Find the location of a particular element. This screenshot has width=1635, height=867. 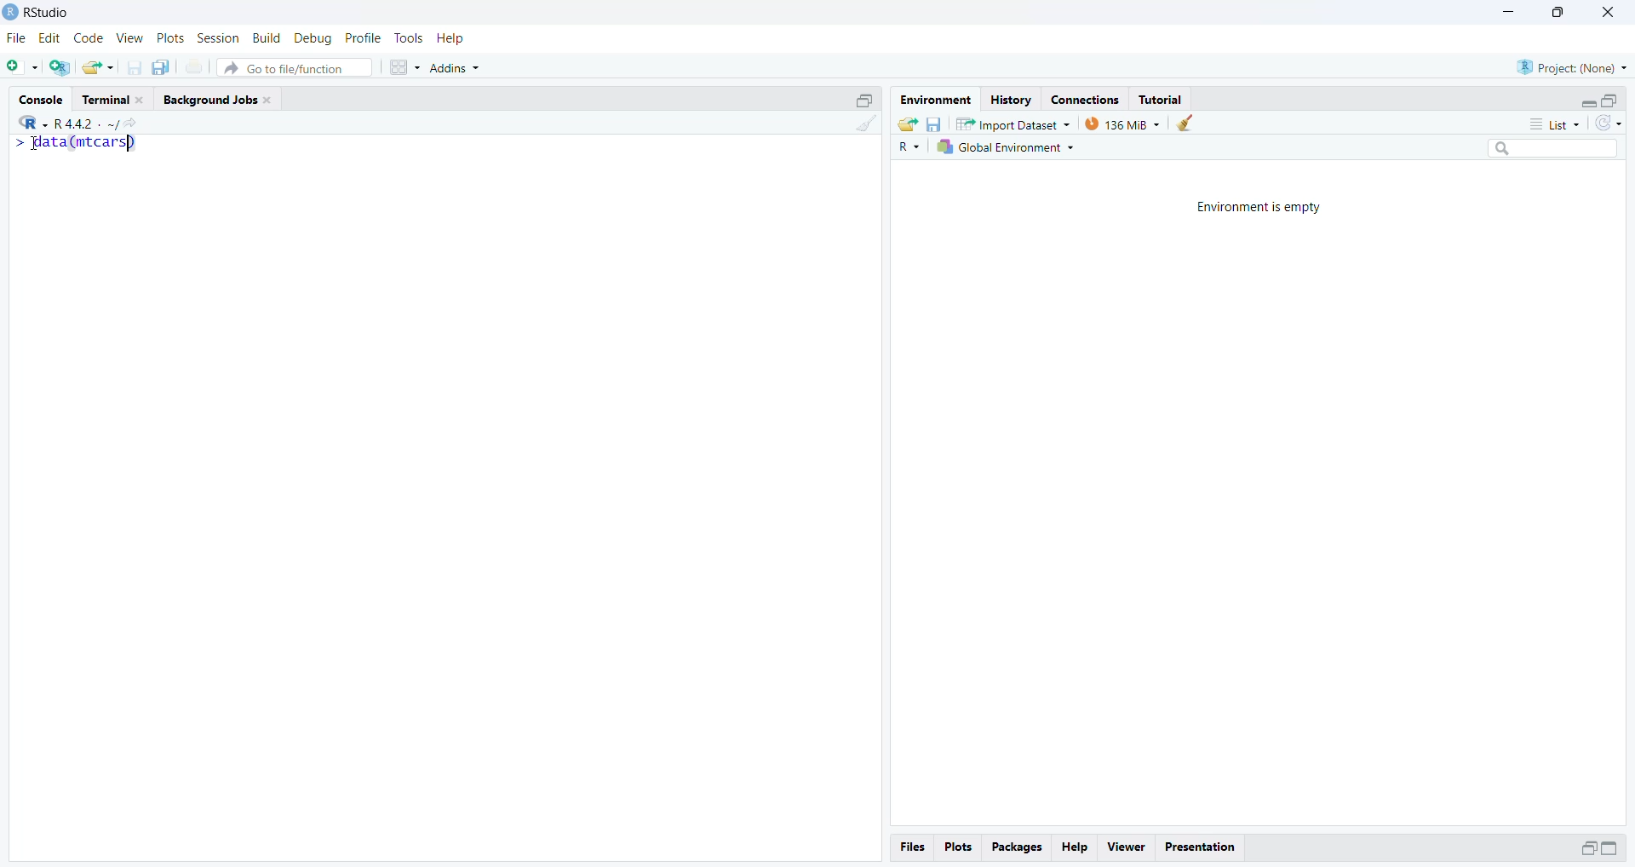

Search bar is located at coordinates (1560, 151).